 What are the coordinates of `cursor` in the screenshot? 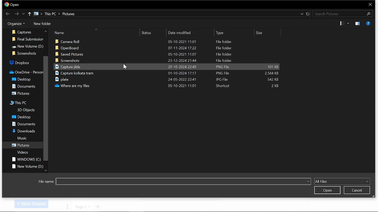 It's located at (125, 68).